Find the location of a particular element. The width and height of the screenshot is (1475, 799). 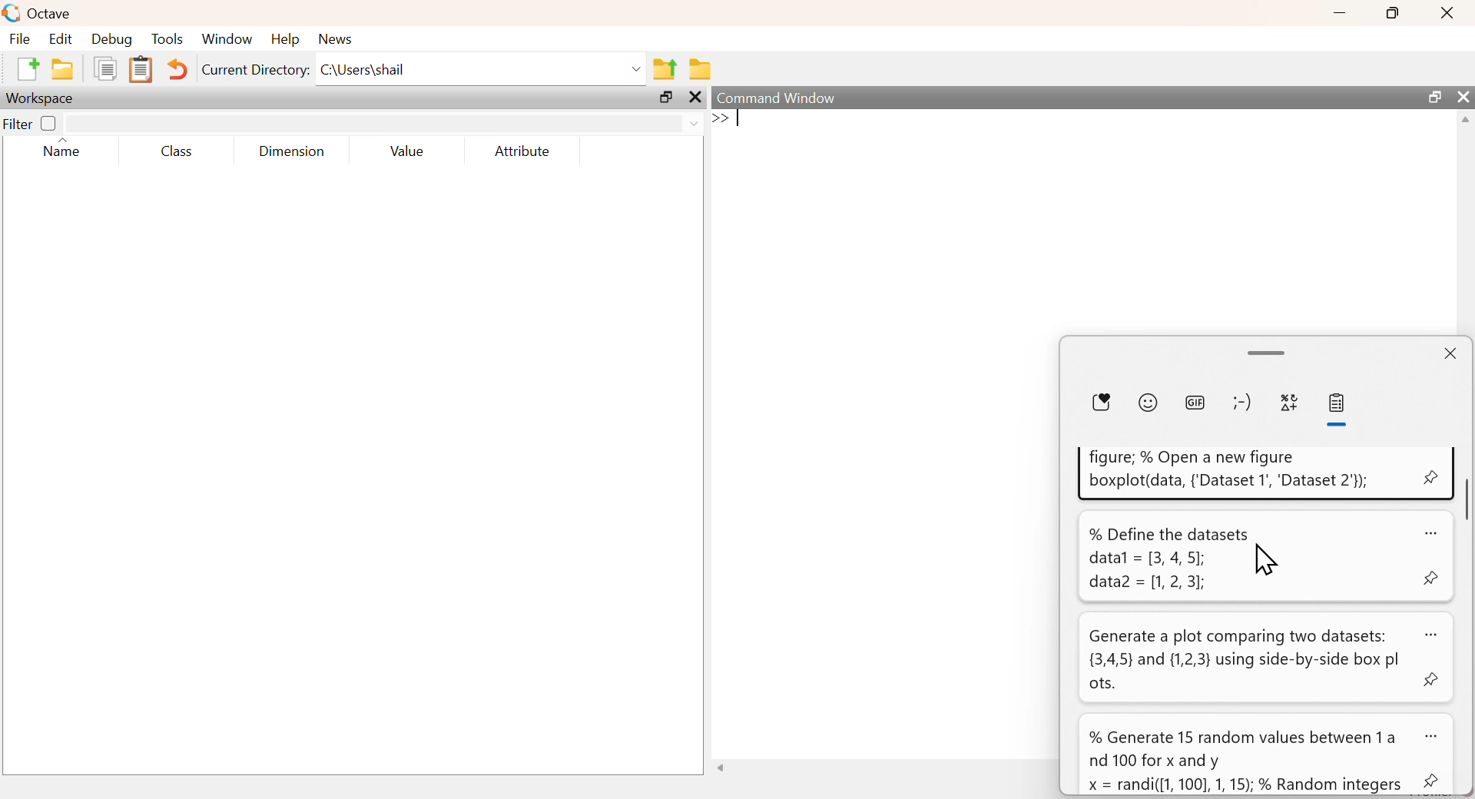

Dimension is located at coordinates (292, 151).